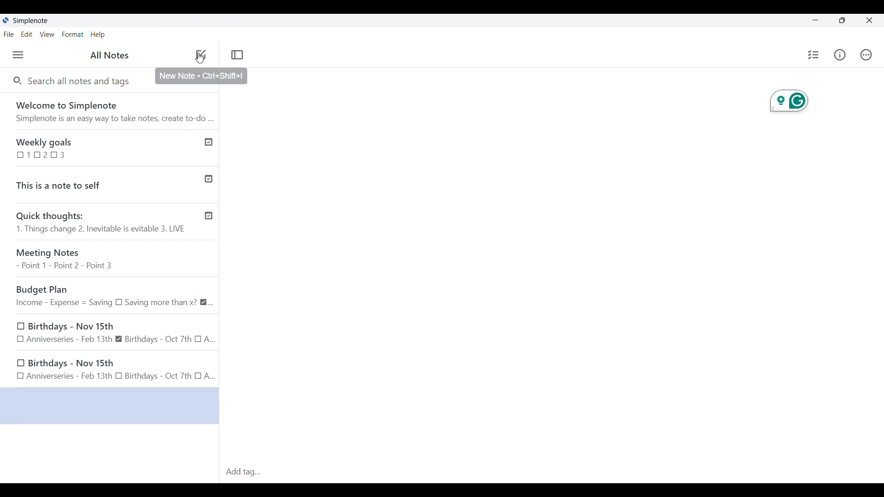 The height and width of the screenshot is (497, 884). I want to click on File menu, so click(9, 34).